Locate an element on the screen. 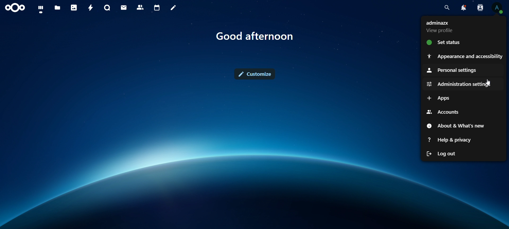  calendar is located at coordinates (156, 8).